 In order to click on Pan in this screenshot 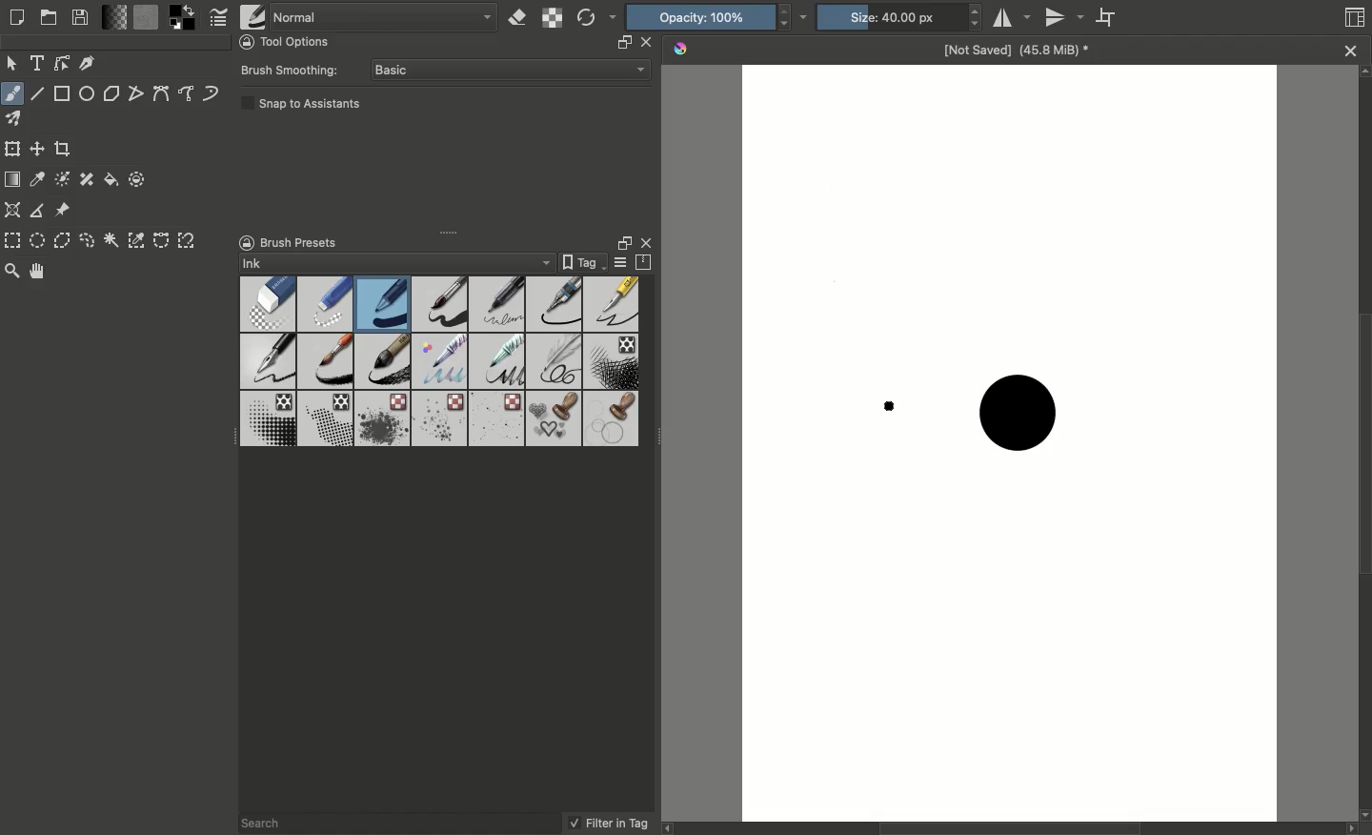, I will do `click(44, 272)`.